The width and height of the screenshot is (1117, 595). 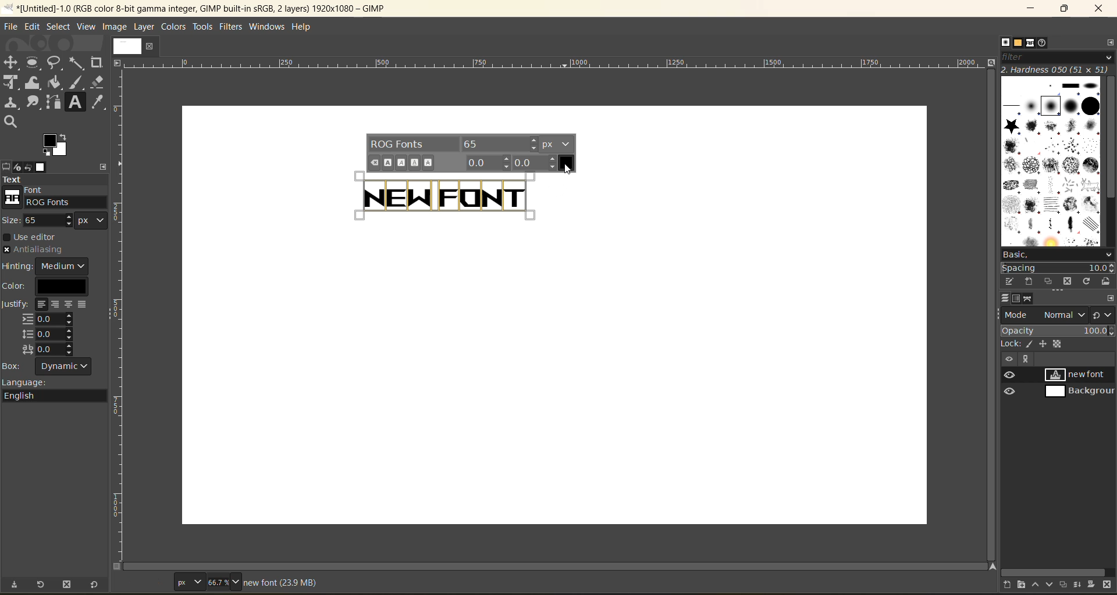 What do you see at coordinates (561, 566) in the screenshot?
I see `horizontal scroll bar` at bounding box center [561, 566].